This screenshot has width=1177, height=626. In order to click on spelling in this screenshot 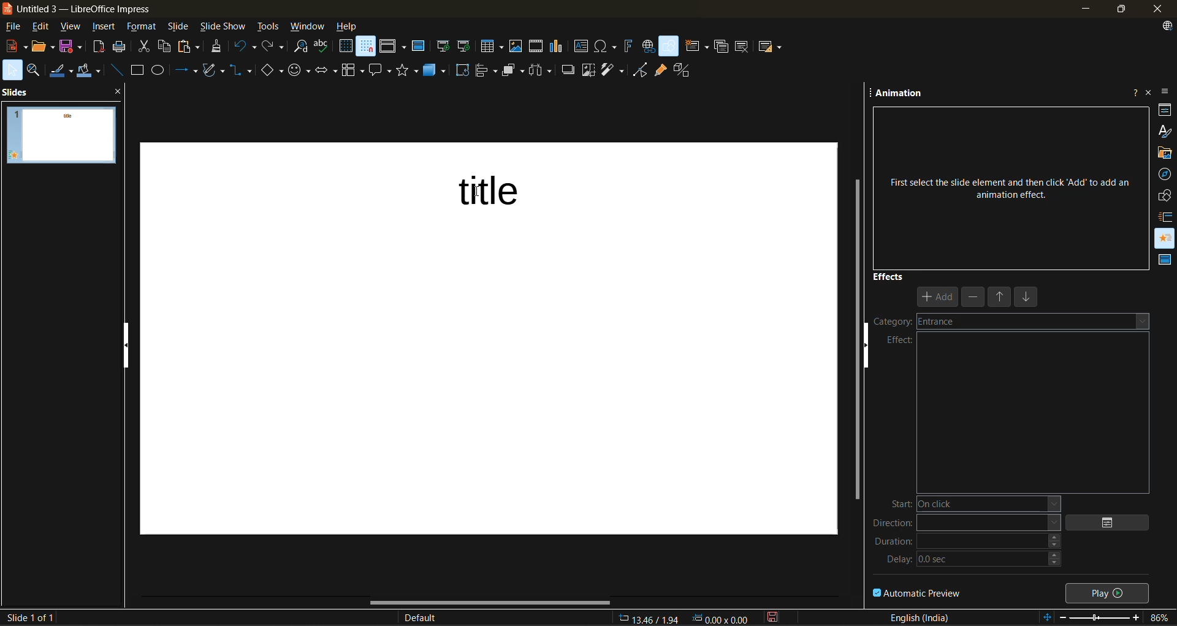, I will do `click(322, 47)`.